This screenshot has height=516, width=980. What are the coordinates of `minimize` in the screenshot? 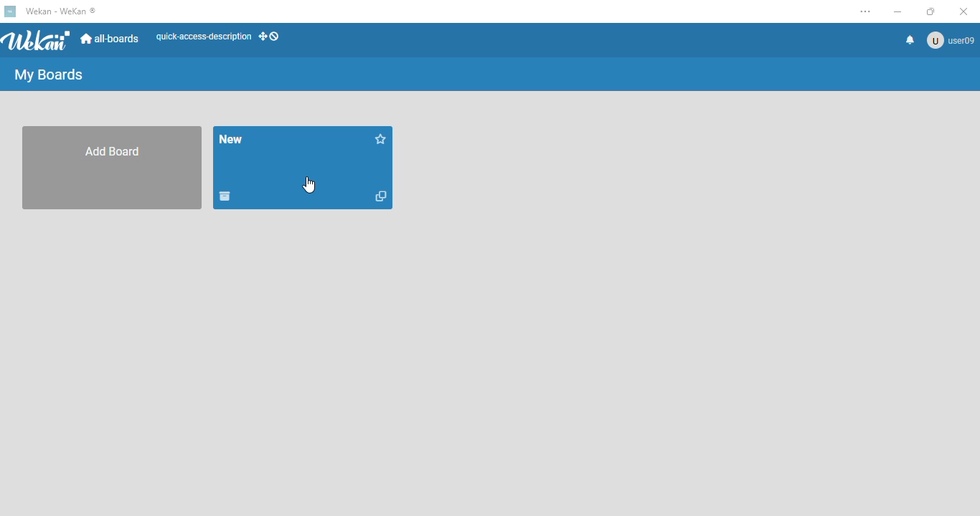 It's located at (898, 11).